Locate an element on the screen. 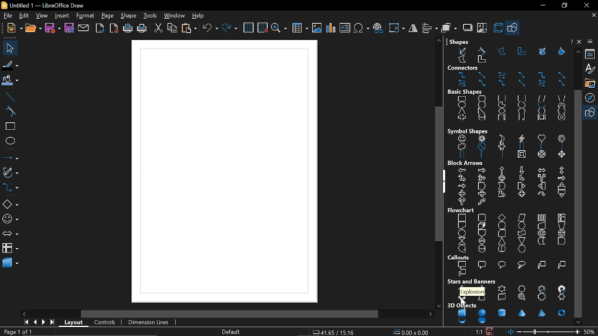 This screenshot has width=598, height=336. Navigator is located at coordinates (591, 98).